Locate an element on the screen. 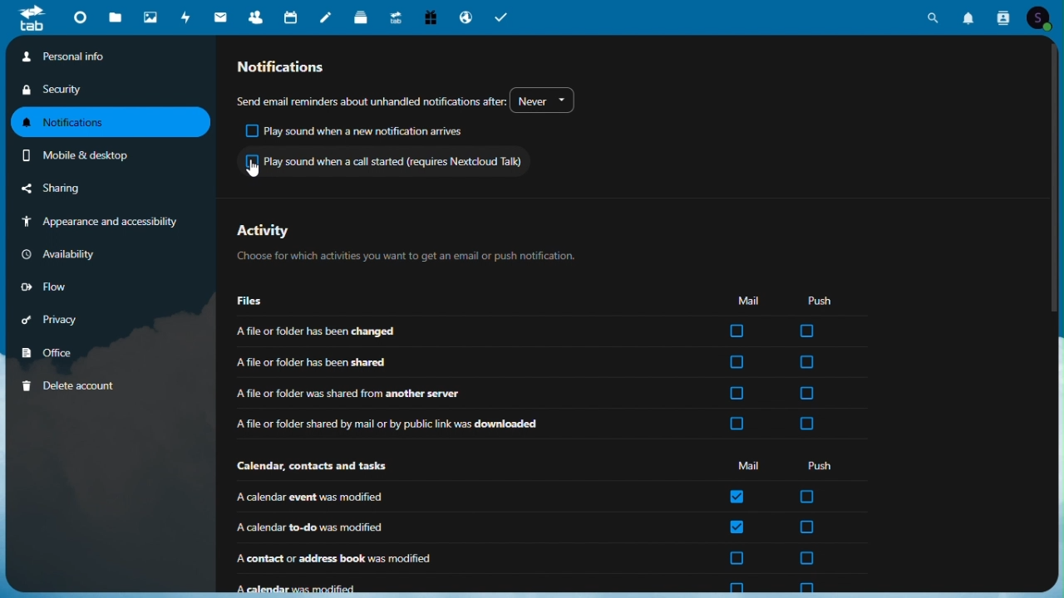  Account icon is located at coordinates (1041, 17).